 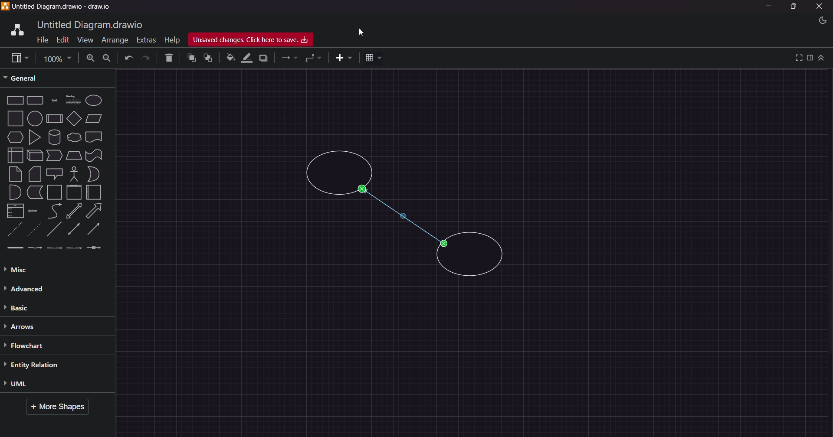 What do you see at coordinates (822, 58) in the screenshot?
I see `collapse/expand` at bounding box center [822, 58].